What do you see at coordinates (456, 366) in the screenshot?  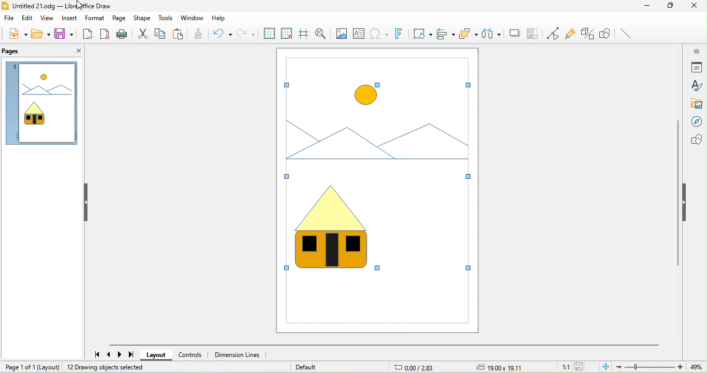 I see `cursor position  (15.79/25.08  0.00x0.00))` at bounding box center [456, 366].